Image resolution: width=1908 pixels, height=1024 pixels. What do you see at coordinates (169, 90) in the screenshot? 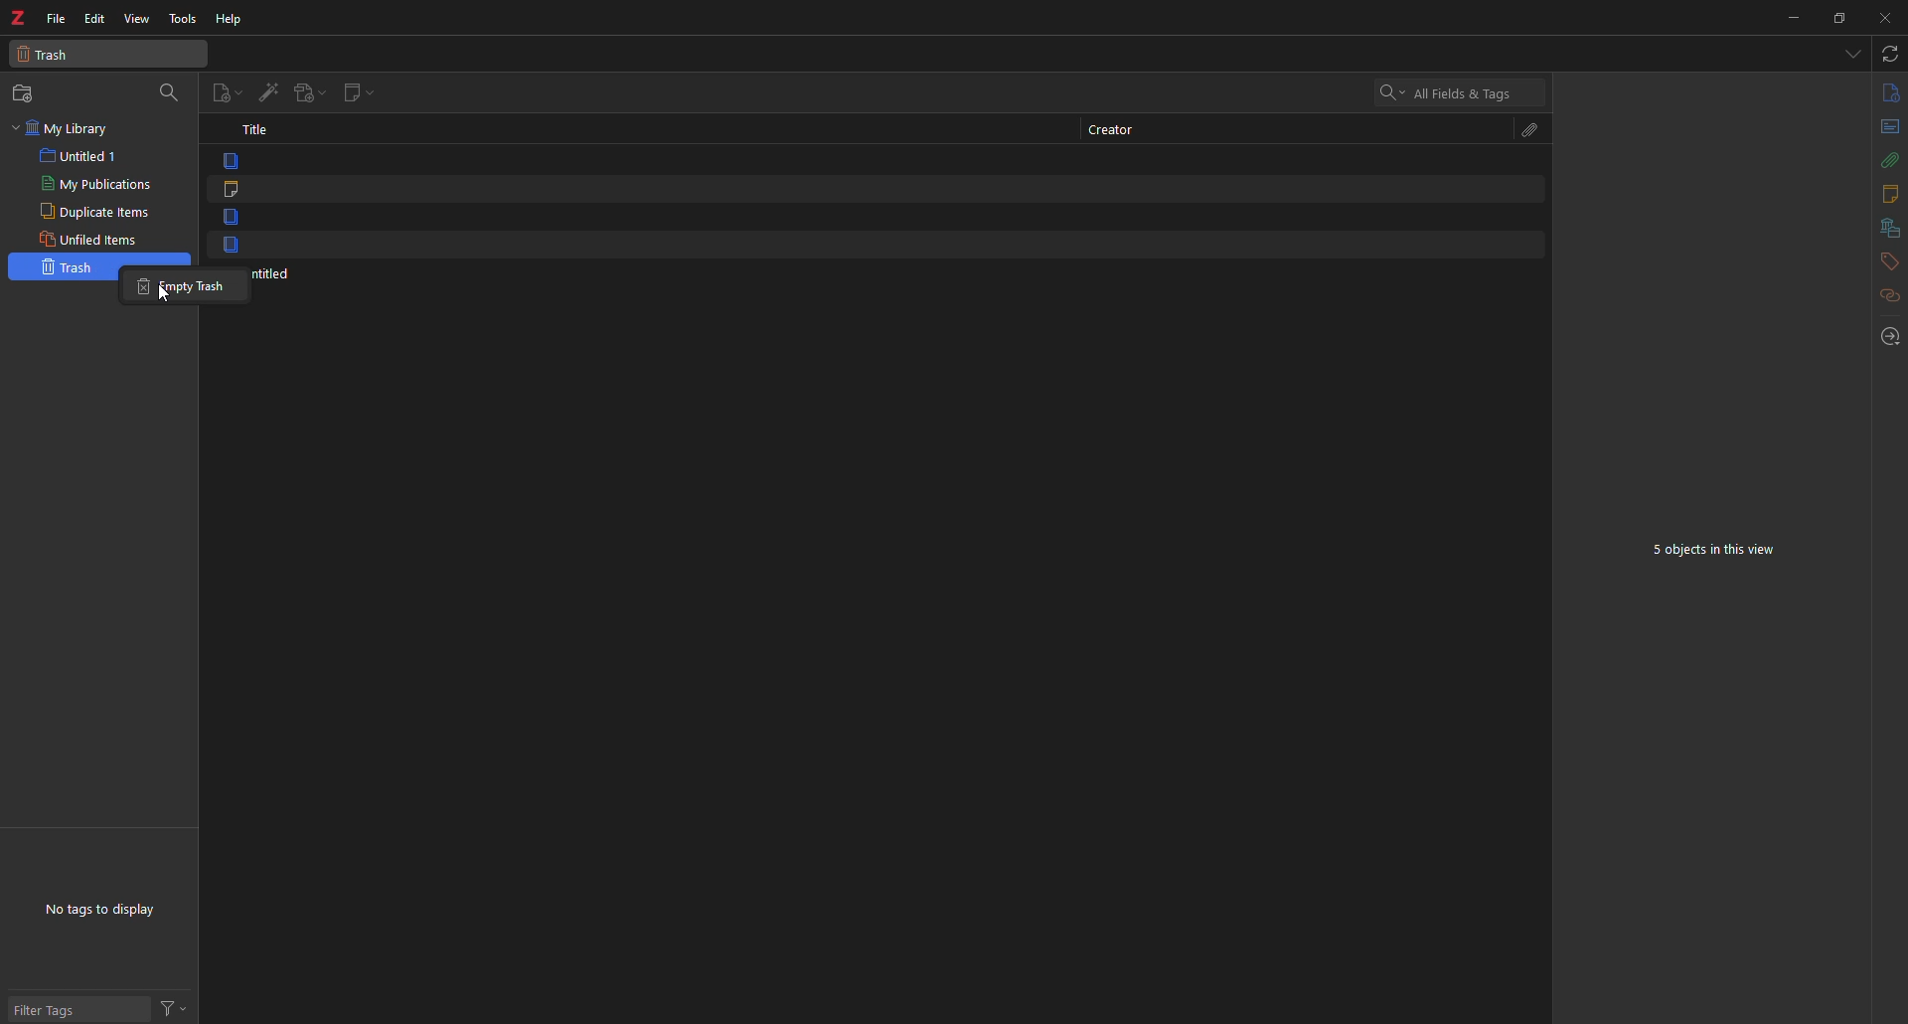
I see `search` at bounding box center [169, 90].